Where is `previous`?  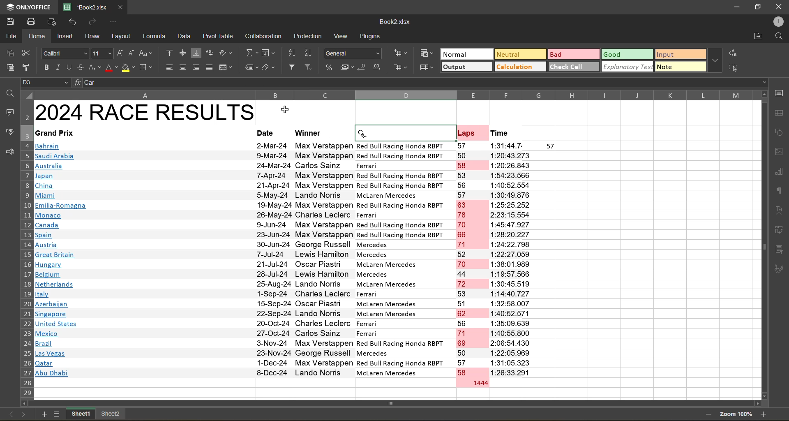 previous is located at coordinates (9, 414).